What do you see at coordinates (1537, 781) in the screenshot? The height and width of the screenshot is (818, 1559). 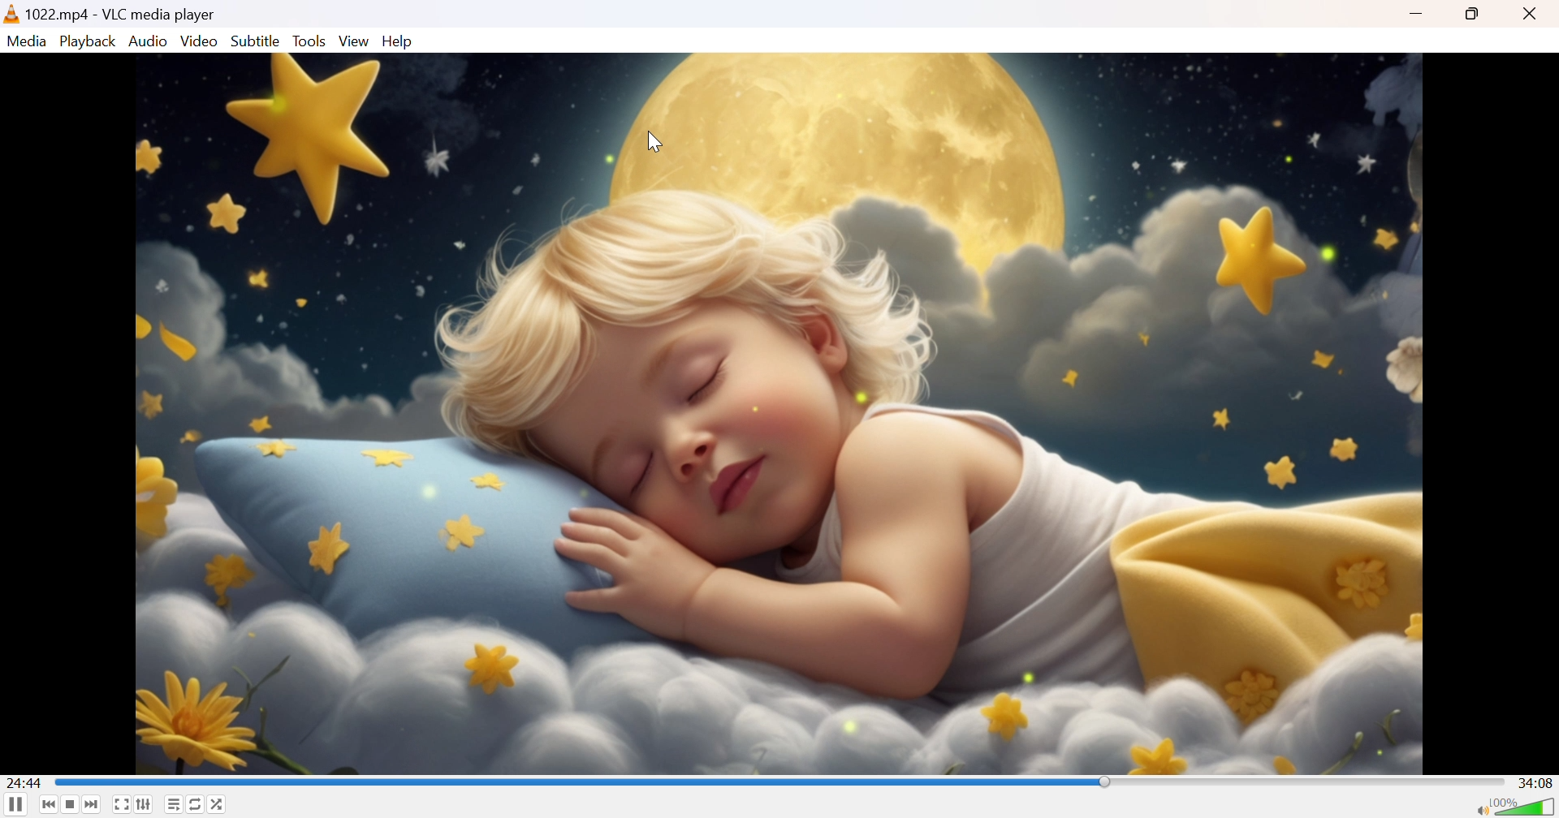 I see `34:08` at bounding box center [1537, 781].